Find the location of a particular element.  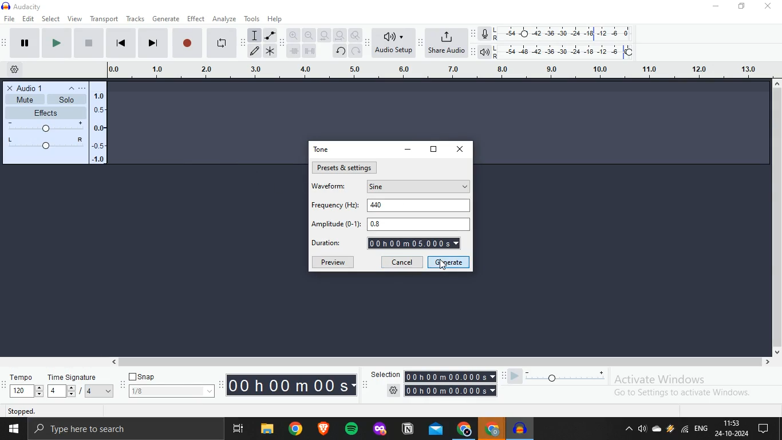

Tracks is located at coordinates (135, 19).